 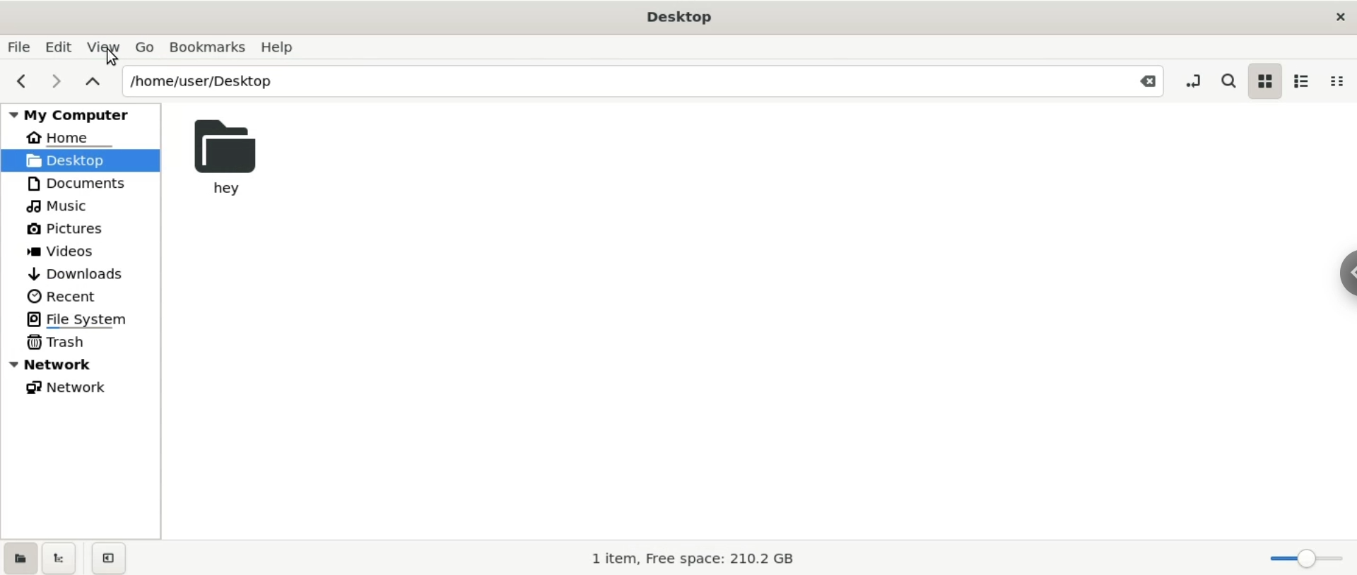 What do you see at coordinates (1230, 80) in the screenshot?
I see `search` at bounding box center [1230, 80].